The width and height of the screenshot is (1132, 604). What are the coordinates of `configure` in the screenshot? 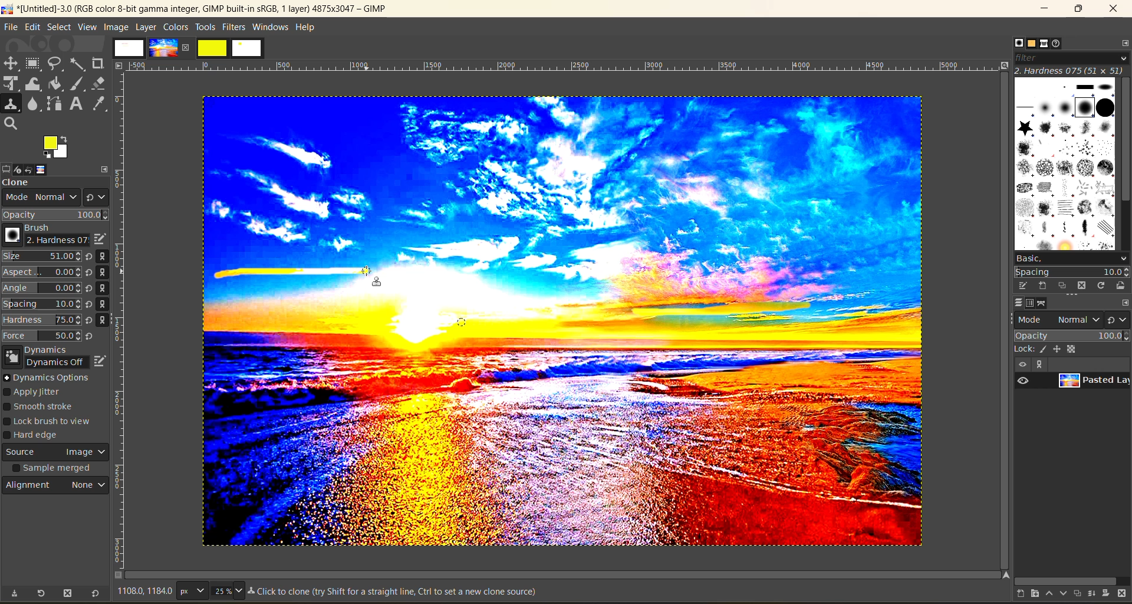 It's located at (1123, 42).